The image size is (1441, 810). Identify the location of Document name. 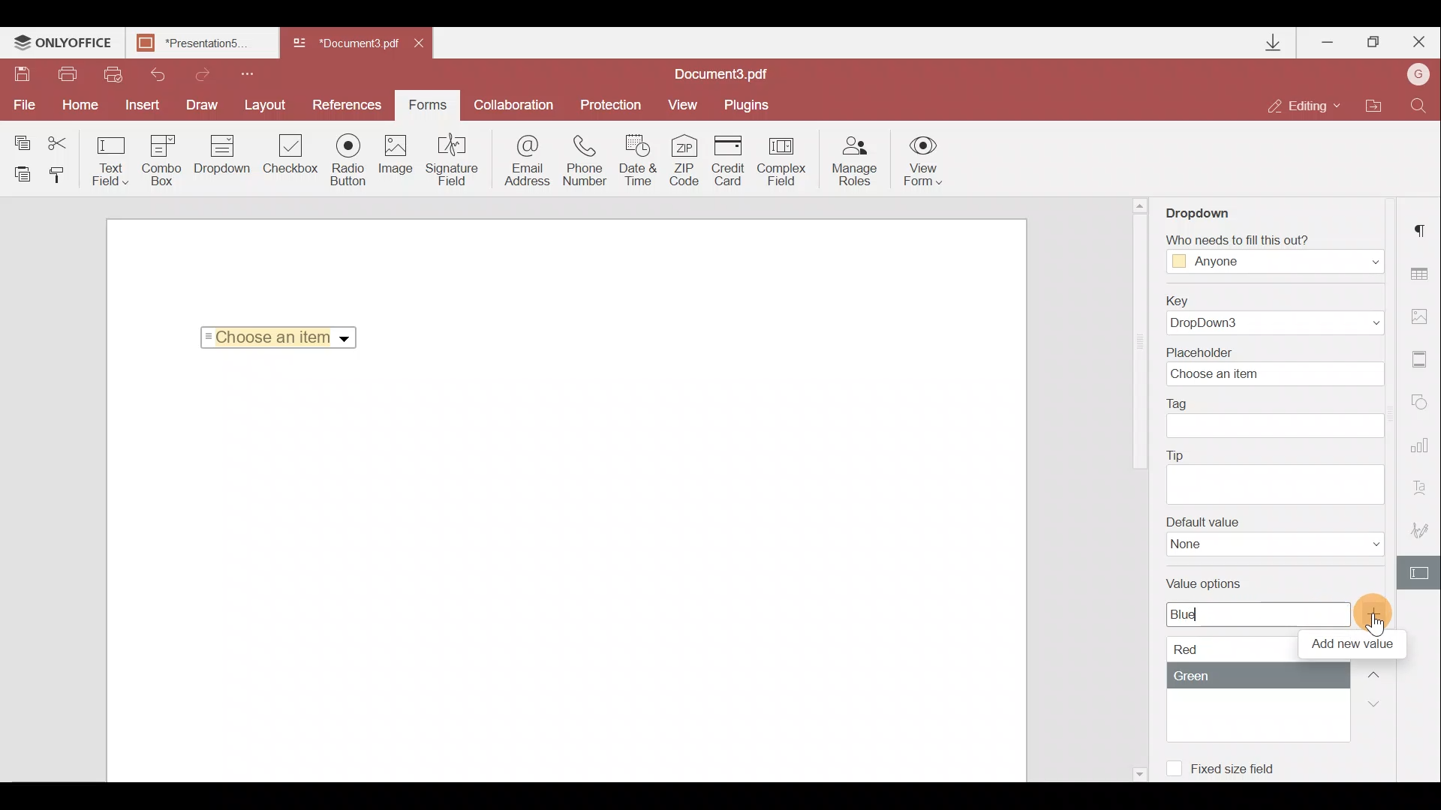
(206, 44).